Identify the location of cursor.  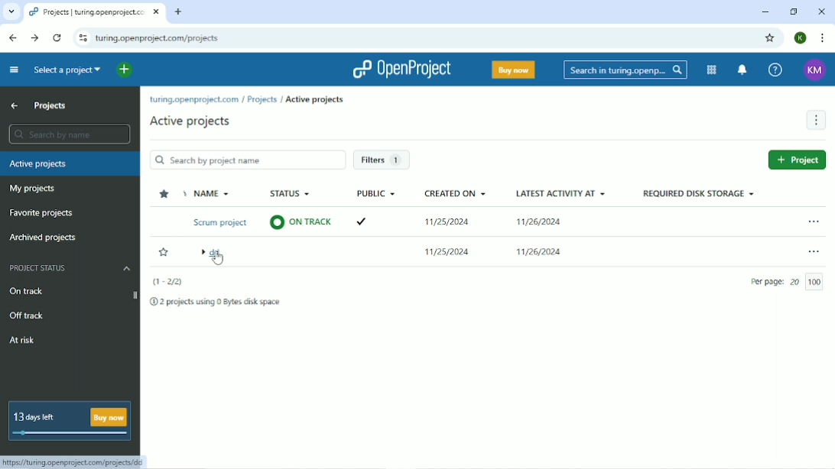
(217, 259).